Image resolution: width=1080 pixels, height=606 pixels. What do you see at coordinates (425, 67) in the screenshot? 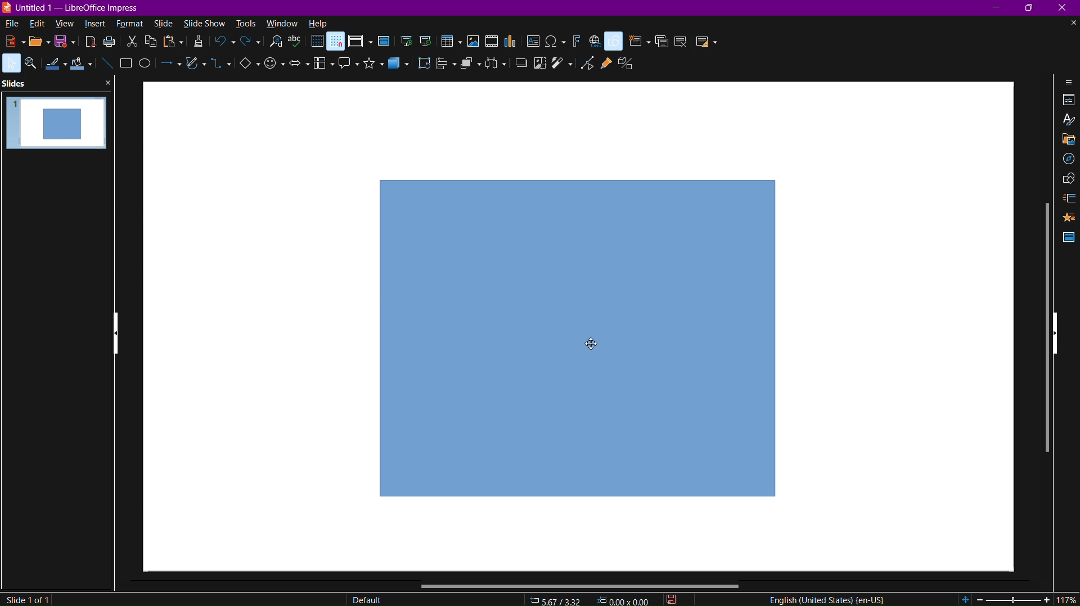
I see `Rotate` at bounding box center [425, 67].